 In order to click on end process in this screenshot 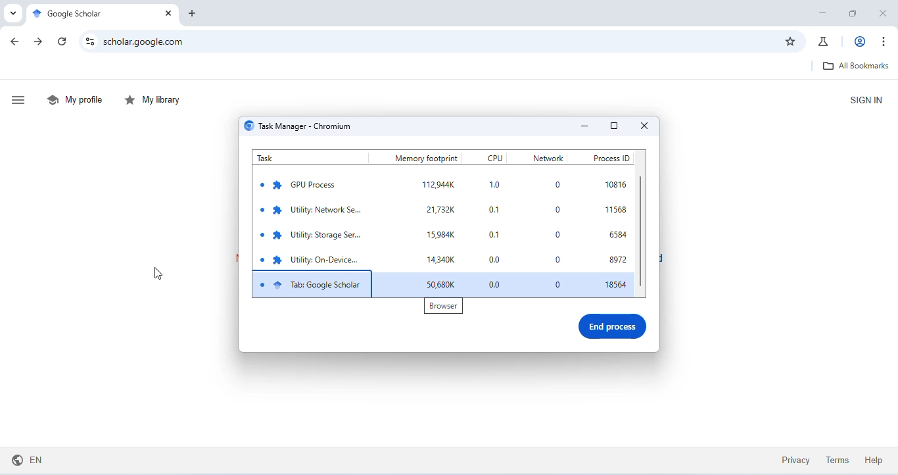, I will do `click(614, 327)`.